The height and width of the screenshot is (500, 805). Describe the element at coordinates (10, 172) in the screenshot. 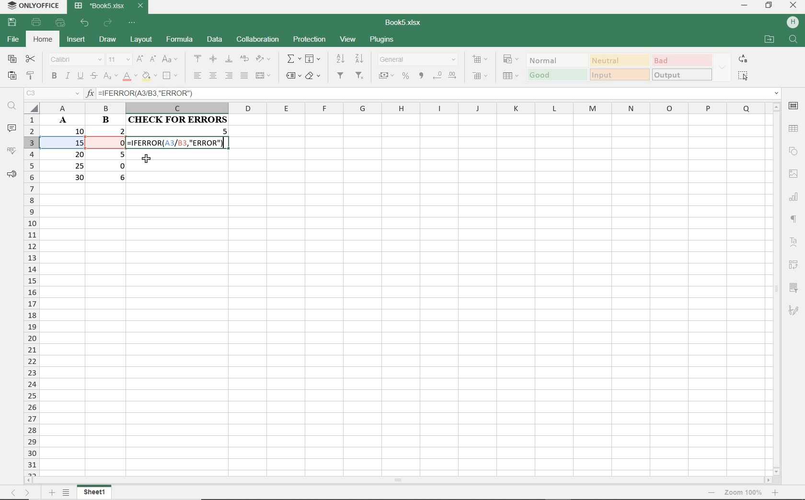

I see `FEEDBACK & SUPPORT` at that location.